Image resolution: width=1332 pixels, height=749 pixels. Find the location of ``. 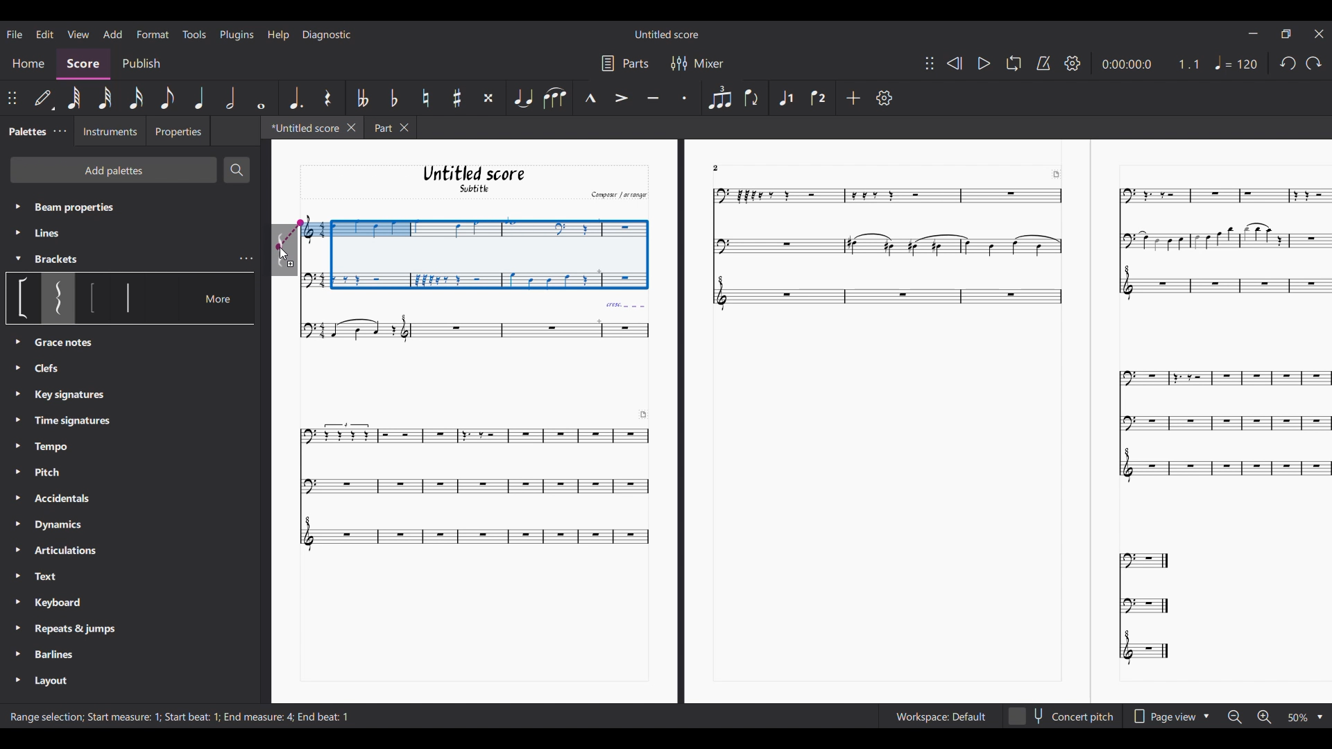

 is located at coordinates (21, 628).